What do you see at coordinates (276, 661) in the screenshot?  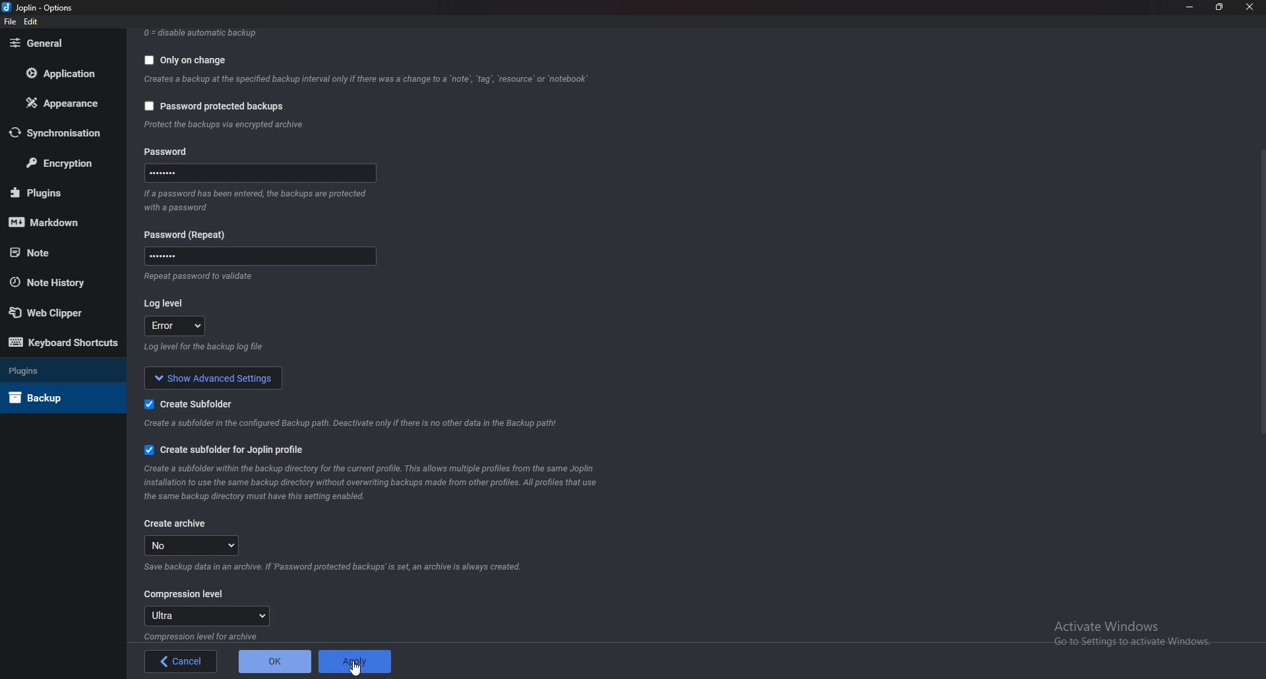 I see `O K` at bounding box center [276, 661].